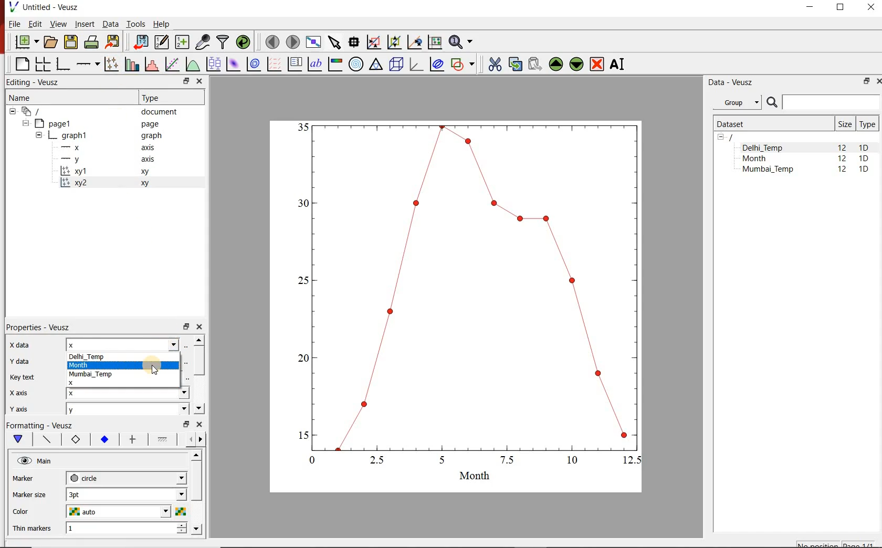 The width and height of the screenshot is (882, 548). What do you see at coordinates (109, 184) in the screenshot?
I see `xy2` at bounding box center [109, 184].